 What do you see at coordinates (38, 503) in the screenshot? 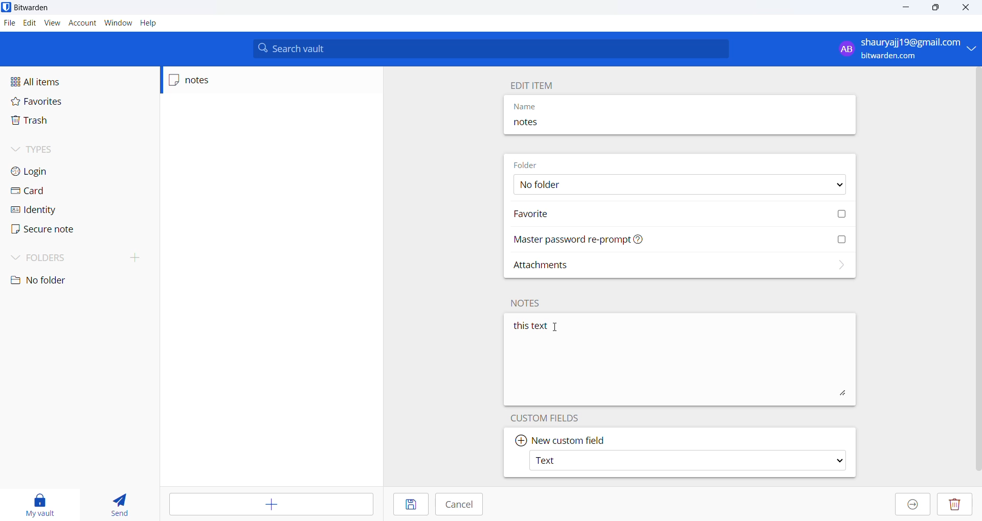
I see `My vault ` at bounding box center [38, 503].